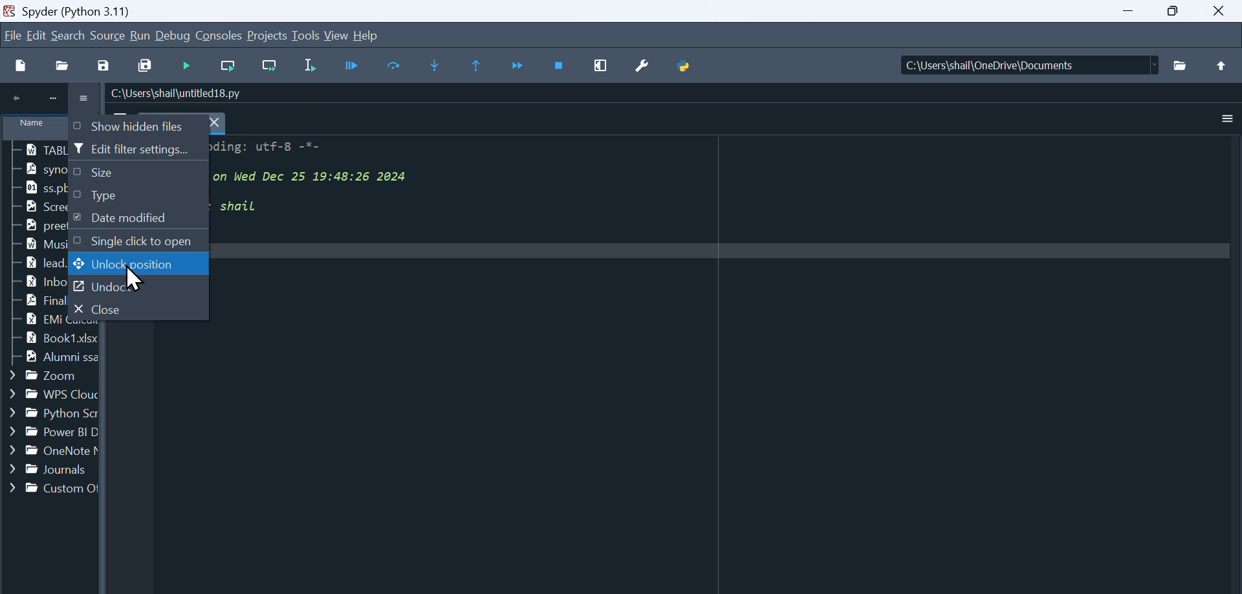 This screenshot has width=1242, height=594. Describe the element at coordinates (602, 65) in the screenshot. I see `Maximise current window` at that location.